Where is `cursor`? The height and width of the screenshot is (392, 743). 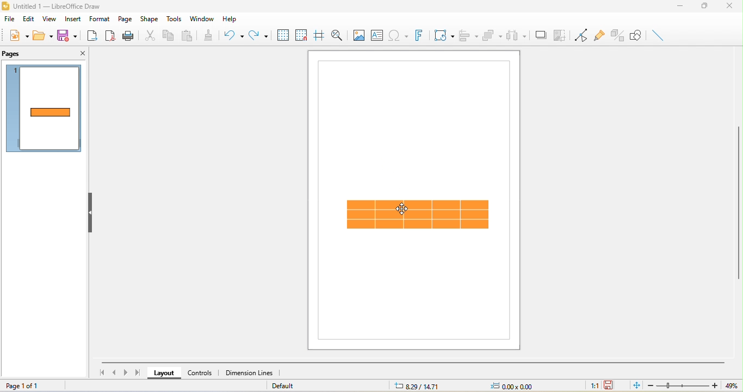
cursor is located at coordinates (399, 208).